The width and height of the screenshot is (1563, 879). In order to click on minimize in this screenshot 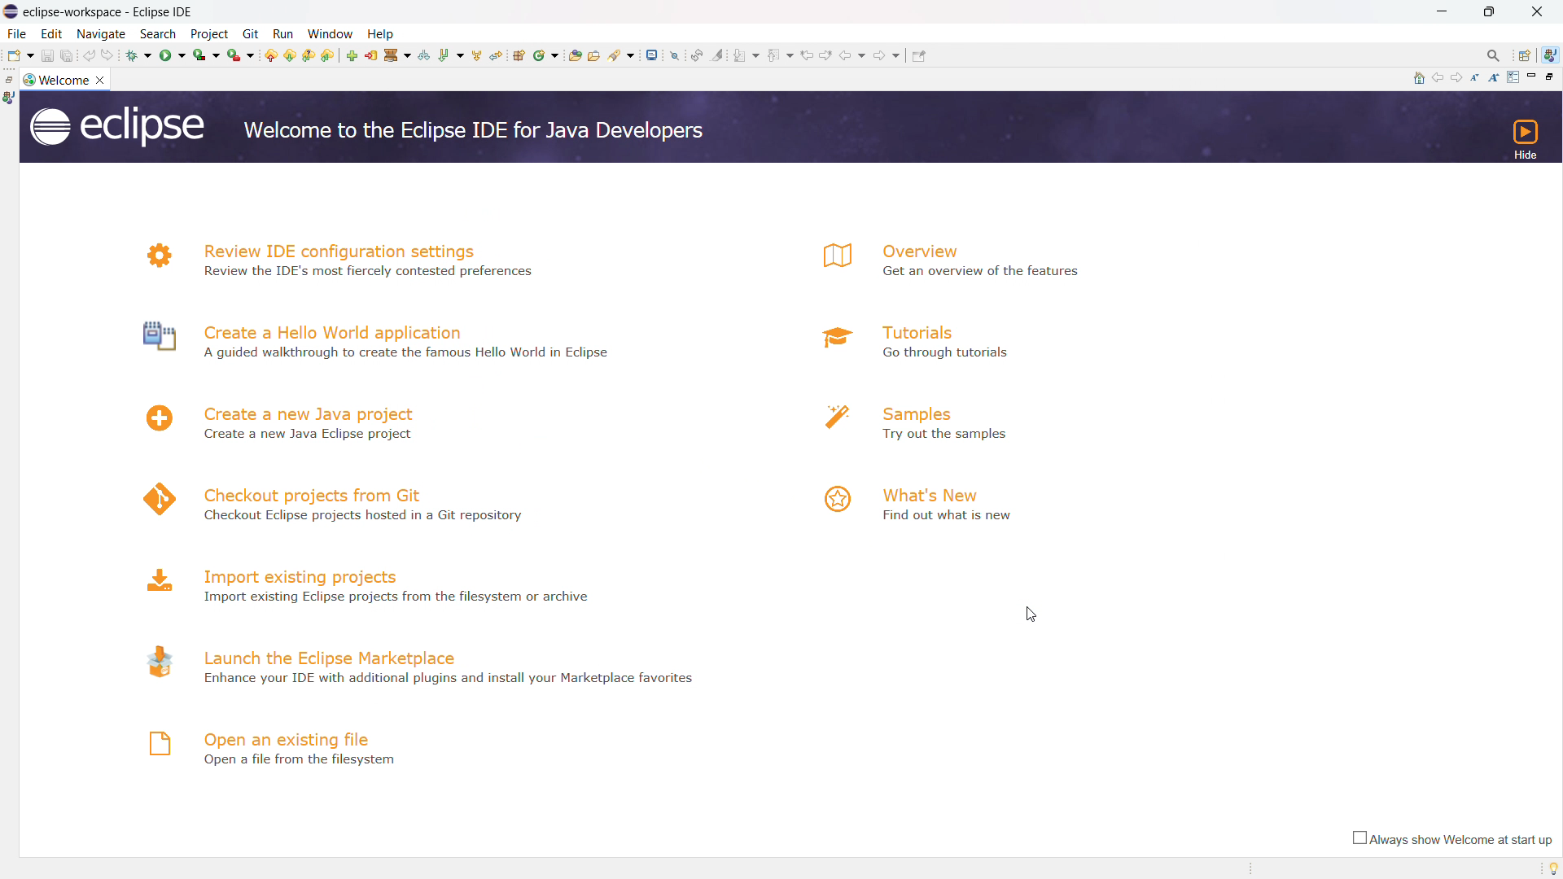, I will do `click(1440, 12)`.